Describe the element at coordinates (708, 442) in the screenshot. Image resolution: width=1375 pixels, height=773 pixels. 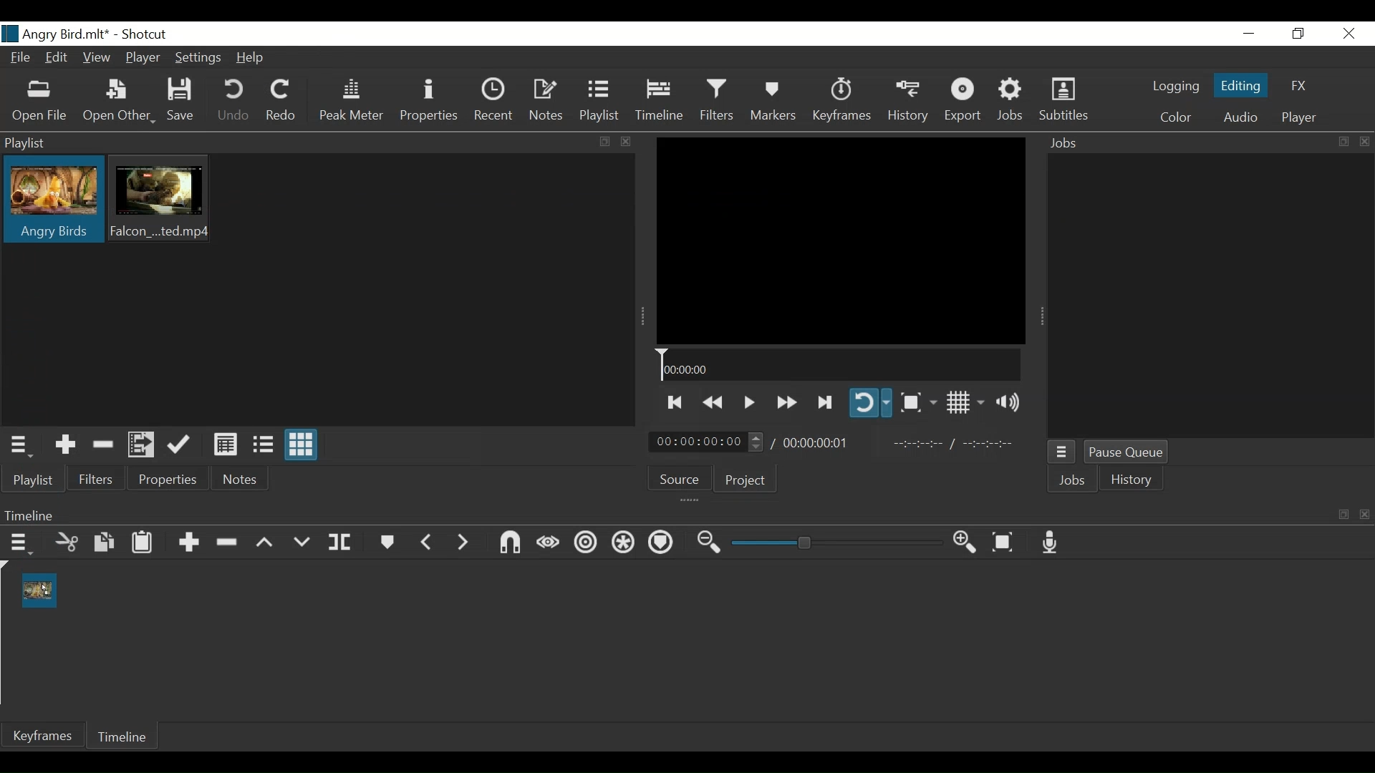
I see `Current position` at that location.